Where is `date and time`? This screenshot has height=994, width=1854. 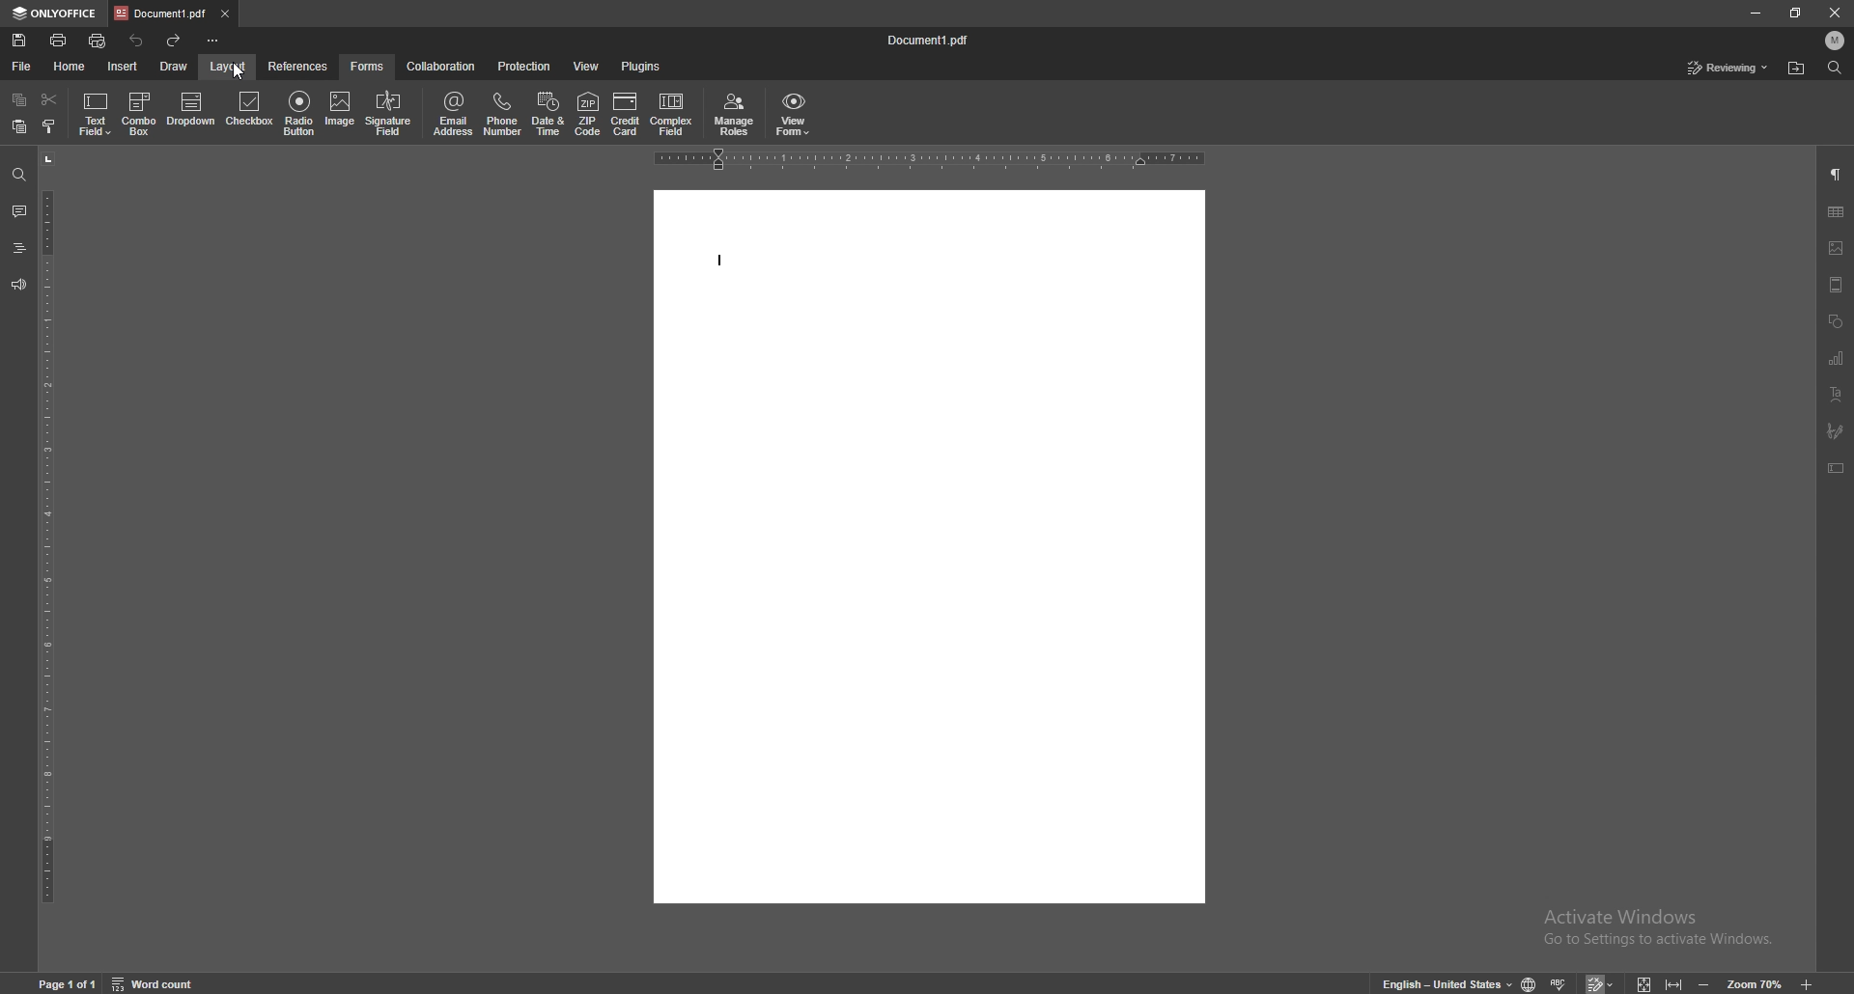
date and time is located at coordinates (548, 114).